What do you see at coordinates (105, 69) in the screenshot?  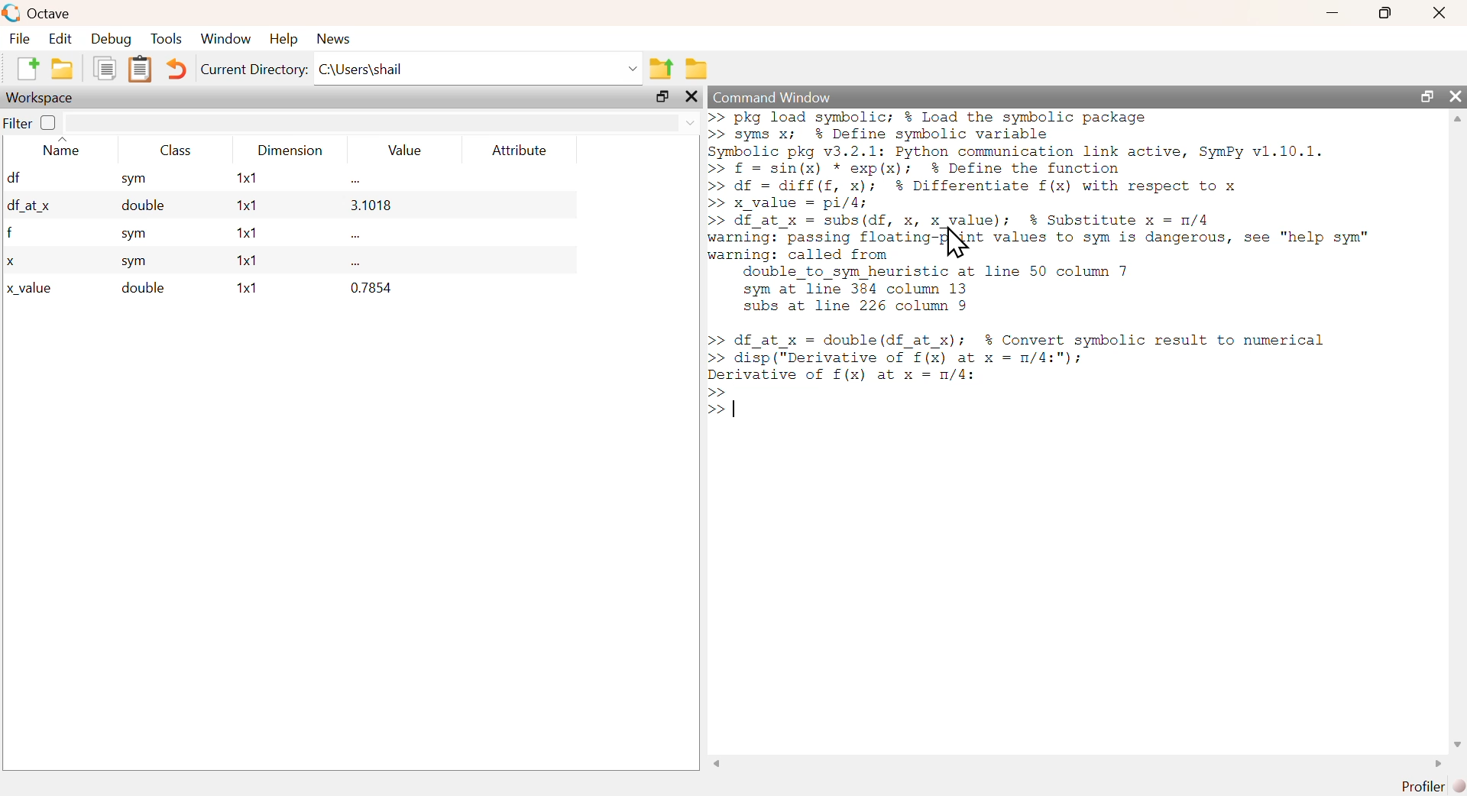 I see `Copy` at bounding box center [105, 69].